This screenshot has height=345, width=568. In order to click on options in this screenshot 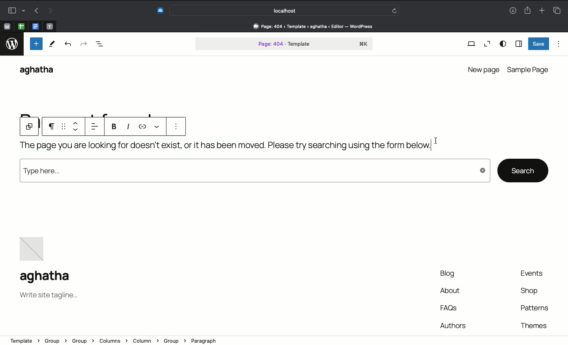, I will do `click(174, 127)`.